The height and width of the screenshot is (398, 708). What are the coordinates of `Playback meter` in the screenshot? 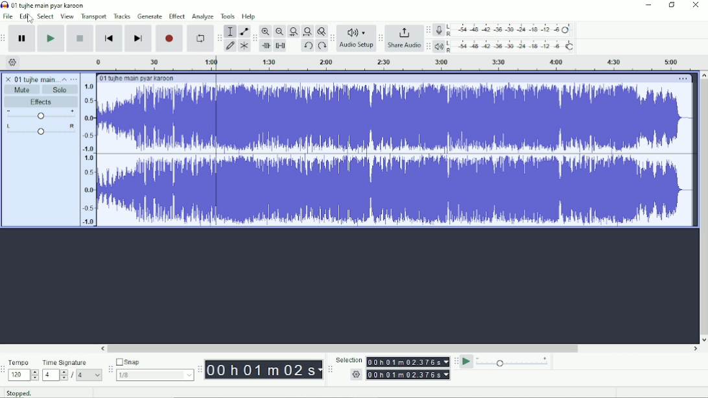 It's located at (505, 46).